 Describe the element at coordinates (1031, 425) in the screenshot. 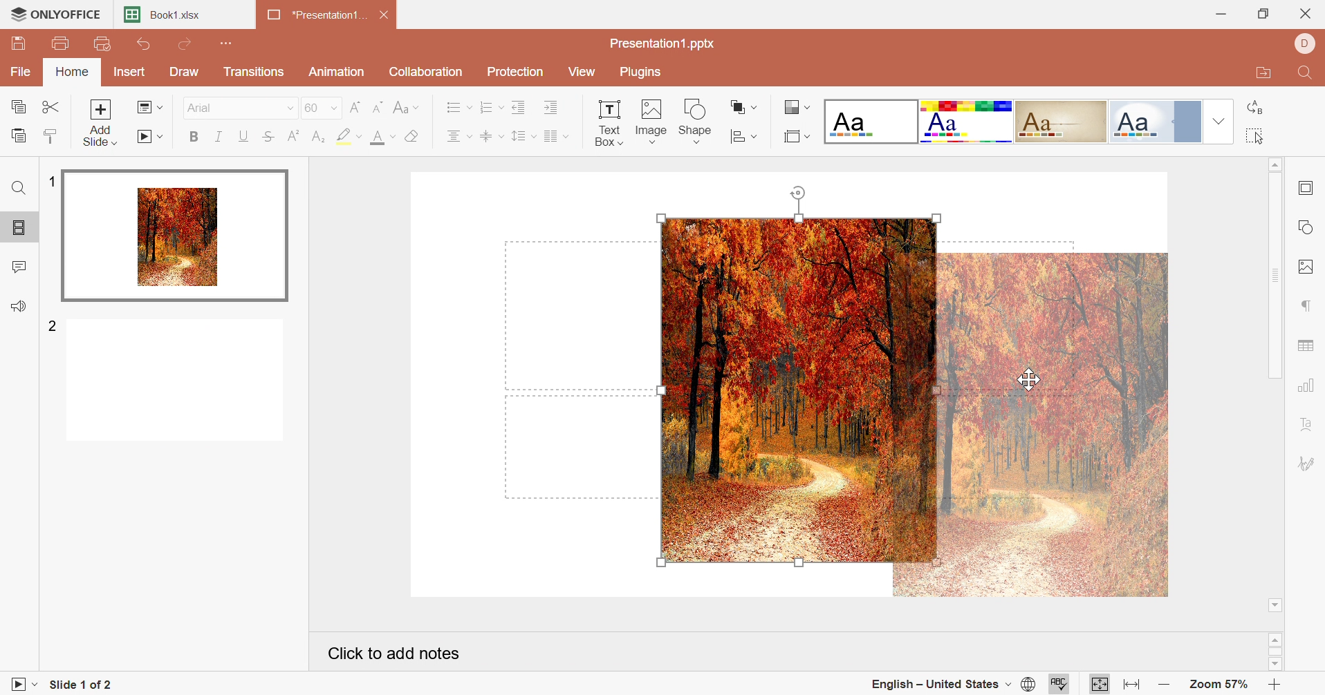

I see `image` at that location.